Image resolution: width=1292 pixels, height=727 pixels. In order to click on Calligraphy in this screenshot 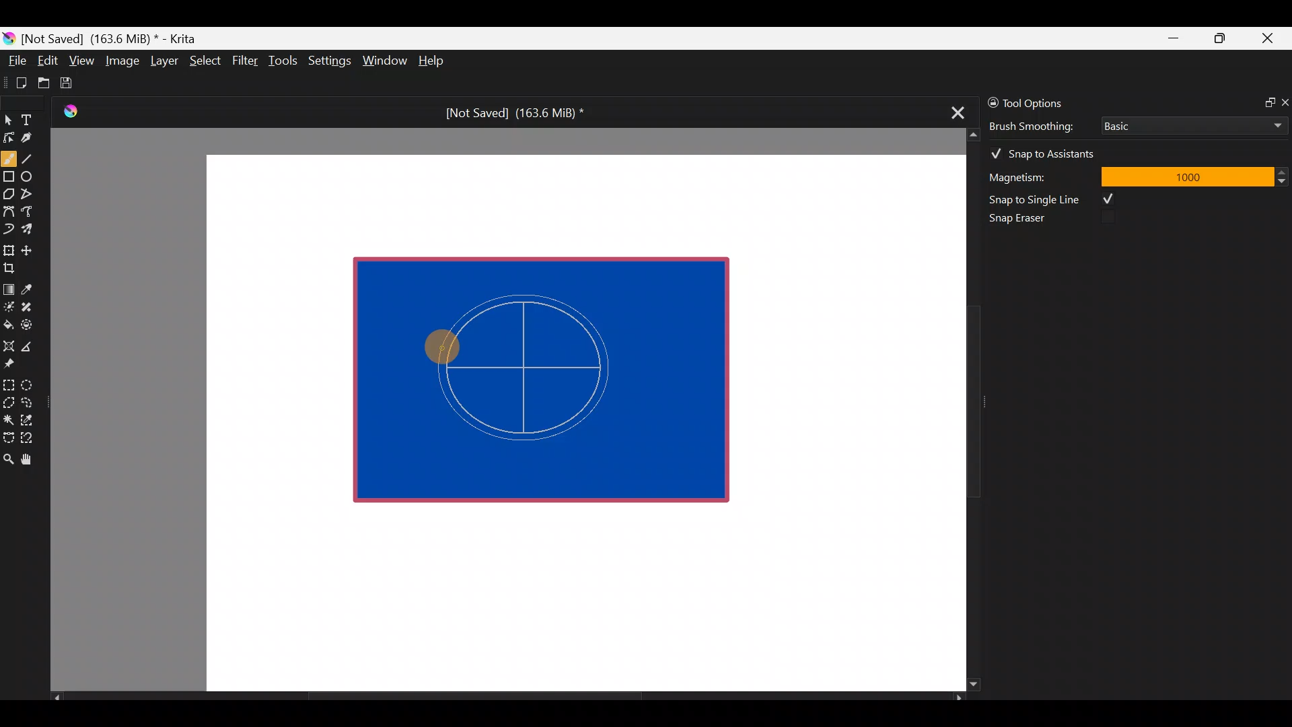, I will do `click(36, 140)`.